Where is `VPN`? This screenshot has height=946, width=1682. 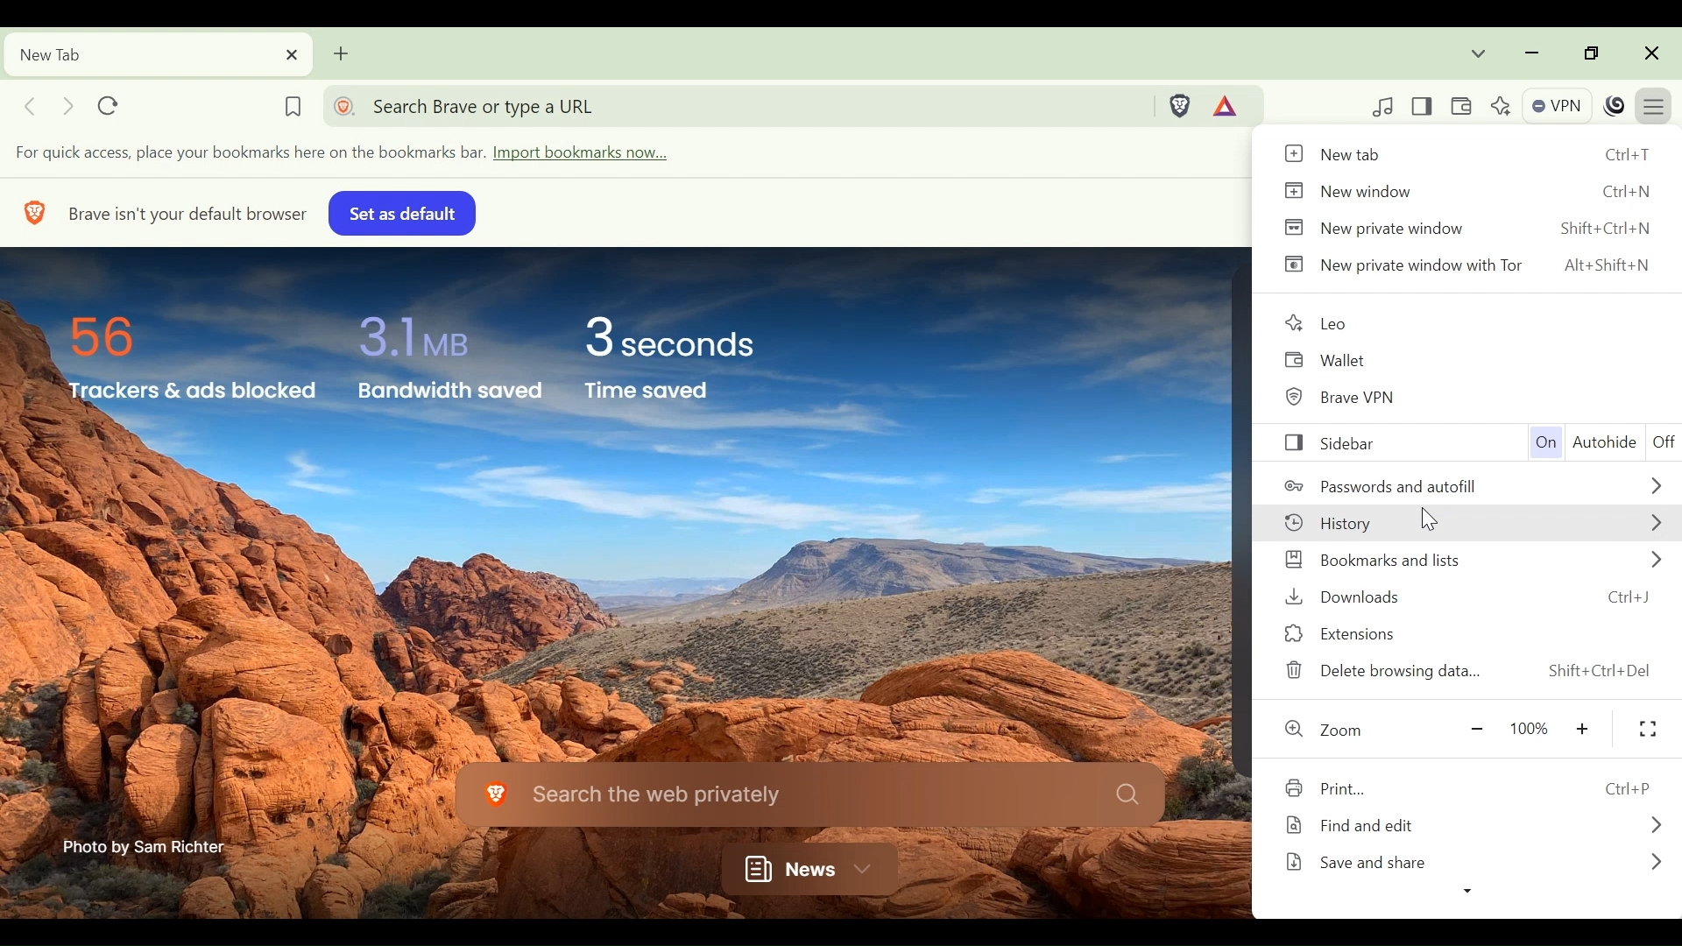 VPN is located at coordinates (1555, 103).